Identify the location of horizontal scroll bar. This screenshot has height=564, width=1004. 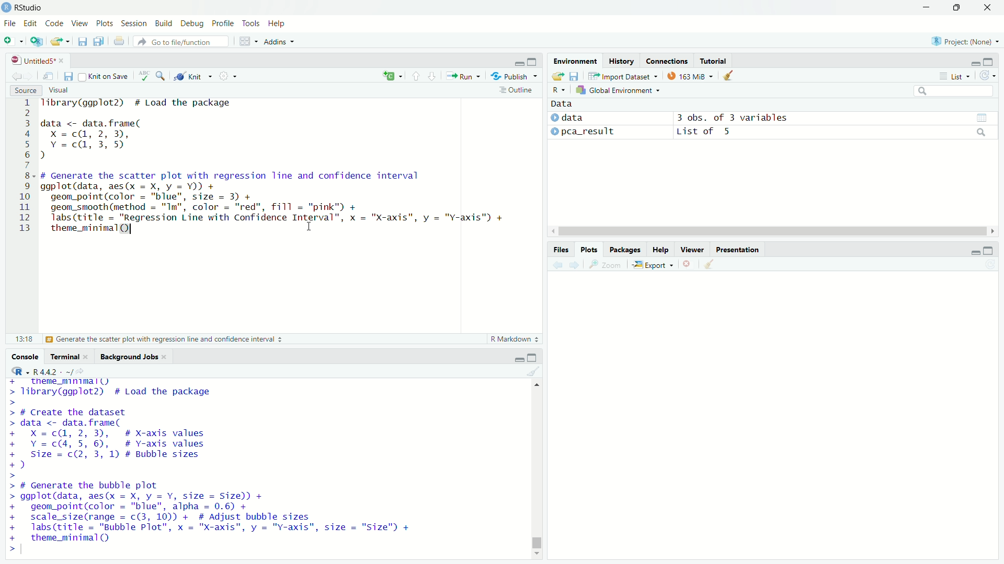
(773, 231).